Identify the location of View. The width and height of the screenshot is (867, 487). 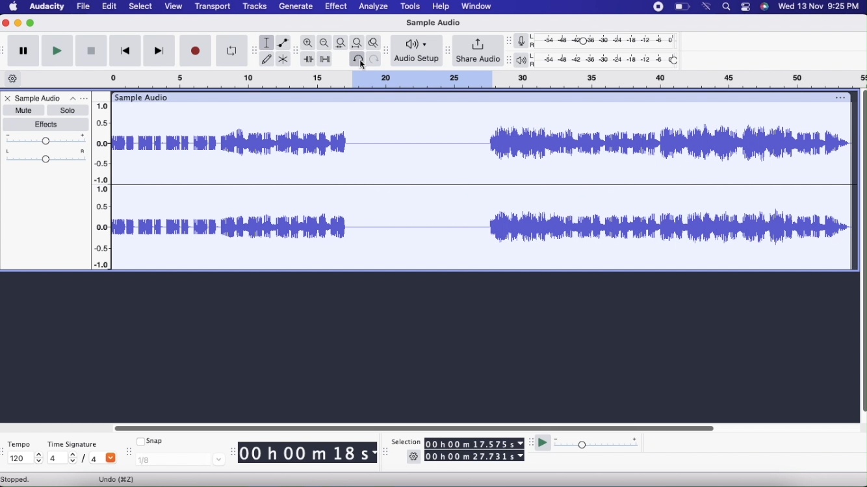
(173, 6).